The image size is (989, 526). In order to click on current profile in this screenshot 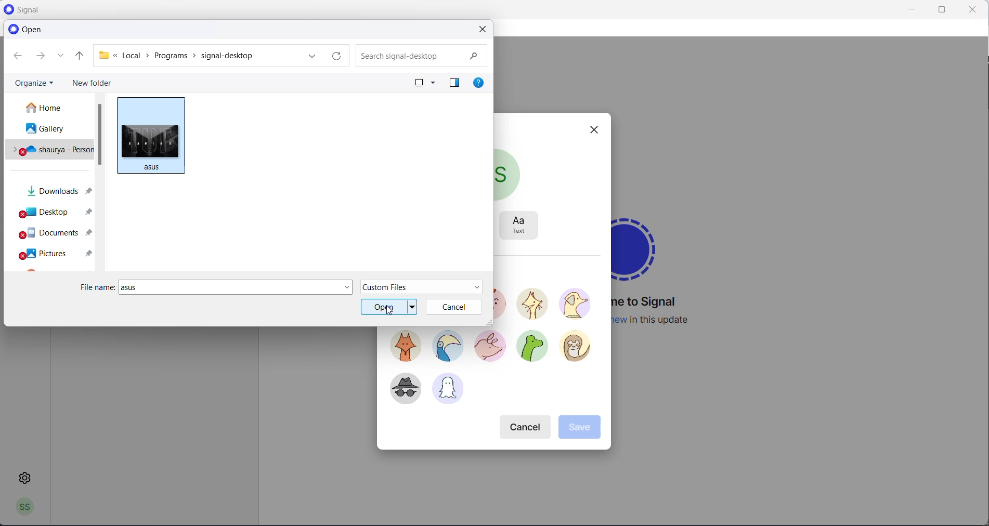, I will do `click(506, 175)`.